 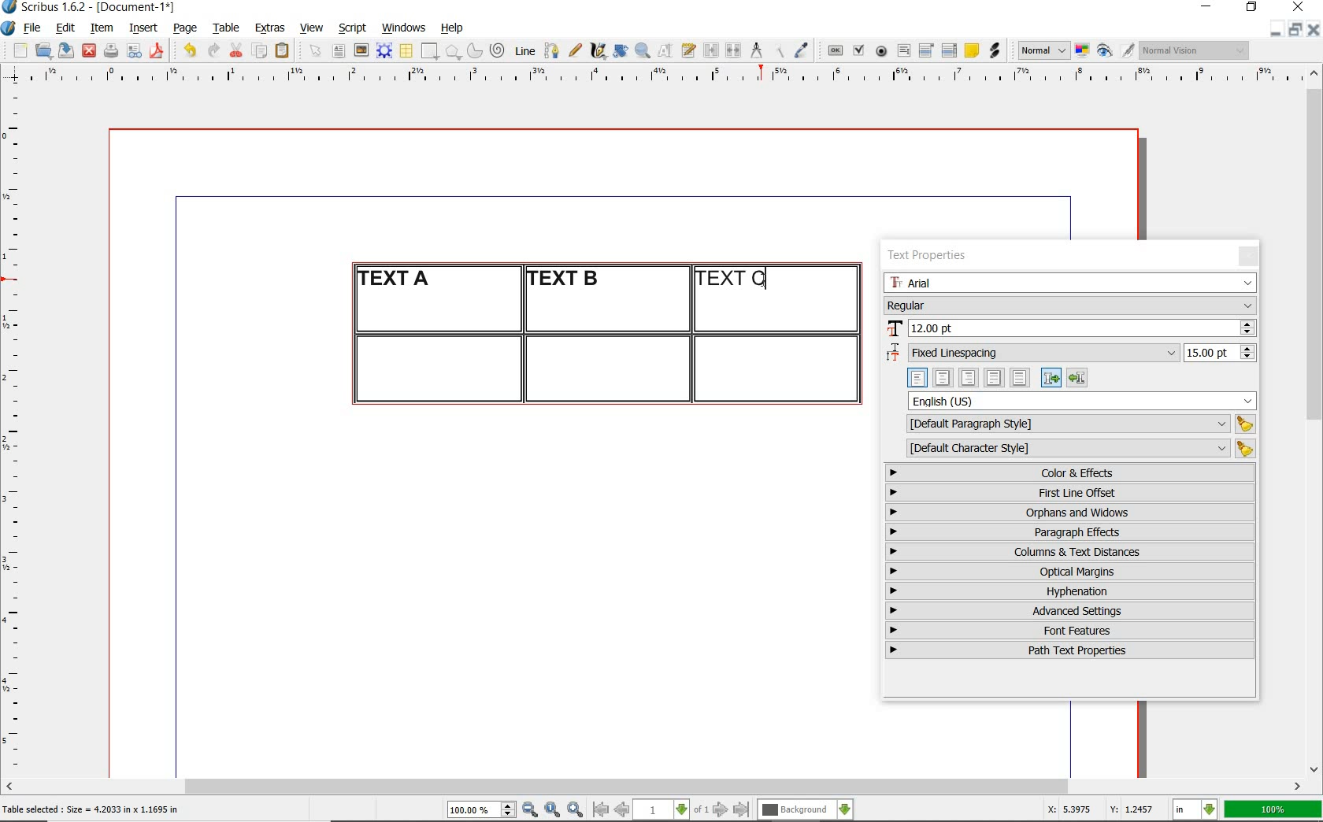 I want to click on font features, so click(x=1070, y=630).